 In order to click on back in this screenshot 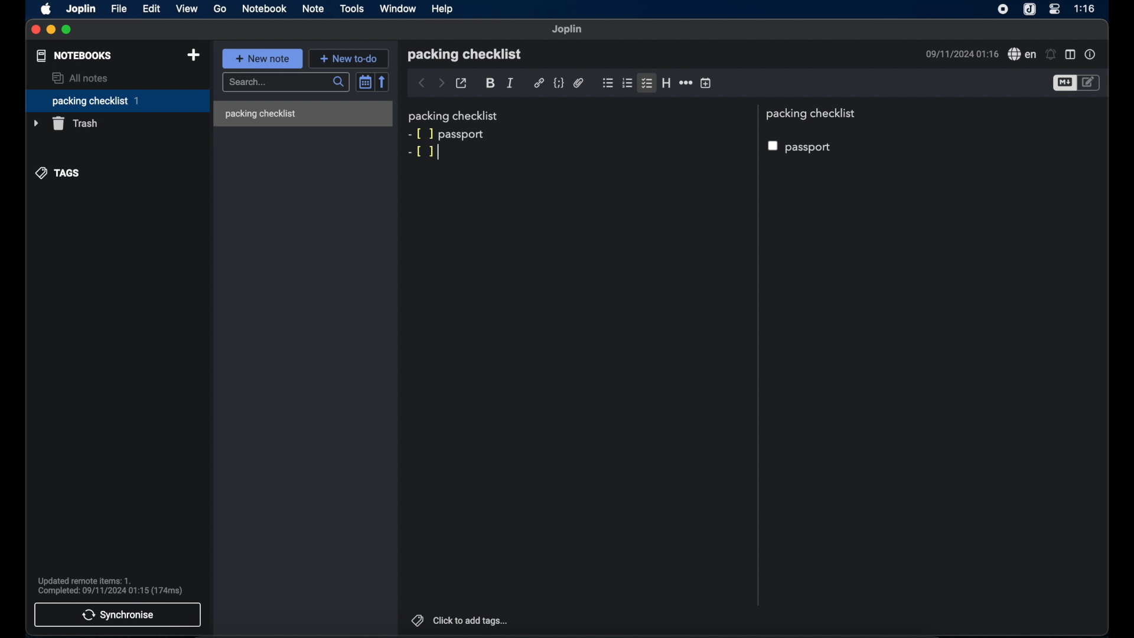, I will do `click(422, 83)`.